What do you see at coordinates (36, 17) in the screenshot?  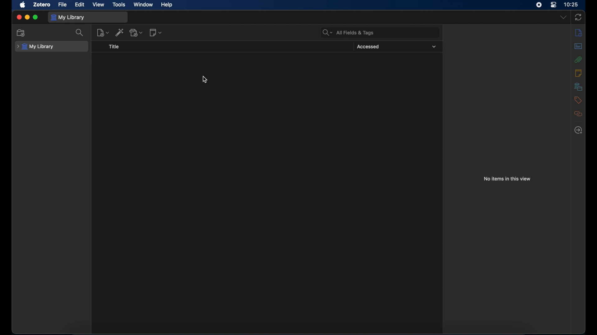 I see `maximize` at bounding box center [36, 17].